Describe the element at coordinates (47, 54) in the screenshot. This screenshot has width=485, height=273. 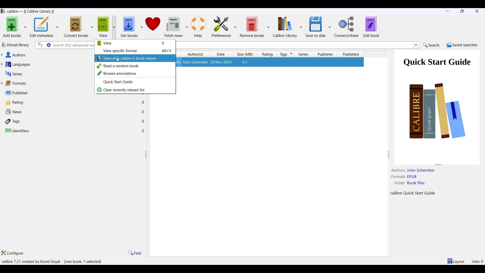
I see `authors` at that location.